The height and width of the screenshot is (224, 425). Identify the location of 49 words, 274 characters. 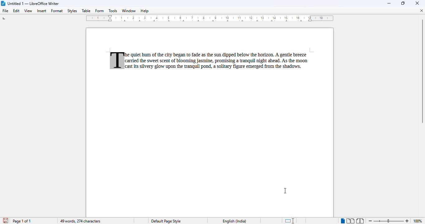
(80, 221).